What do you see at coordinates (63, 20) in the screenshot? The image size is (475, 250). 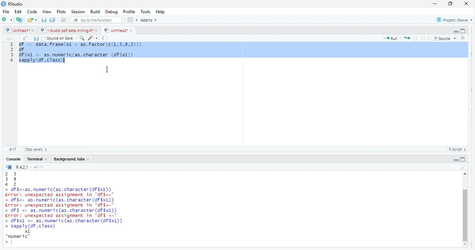 I see `print the current file` at bounding box center [63, 20].